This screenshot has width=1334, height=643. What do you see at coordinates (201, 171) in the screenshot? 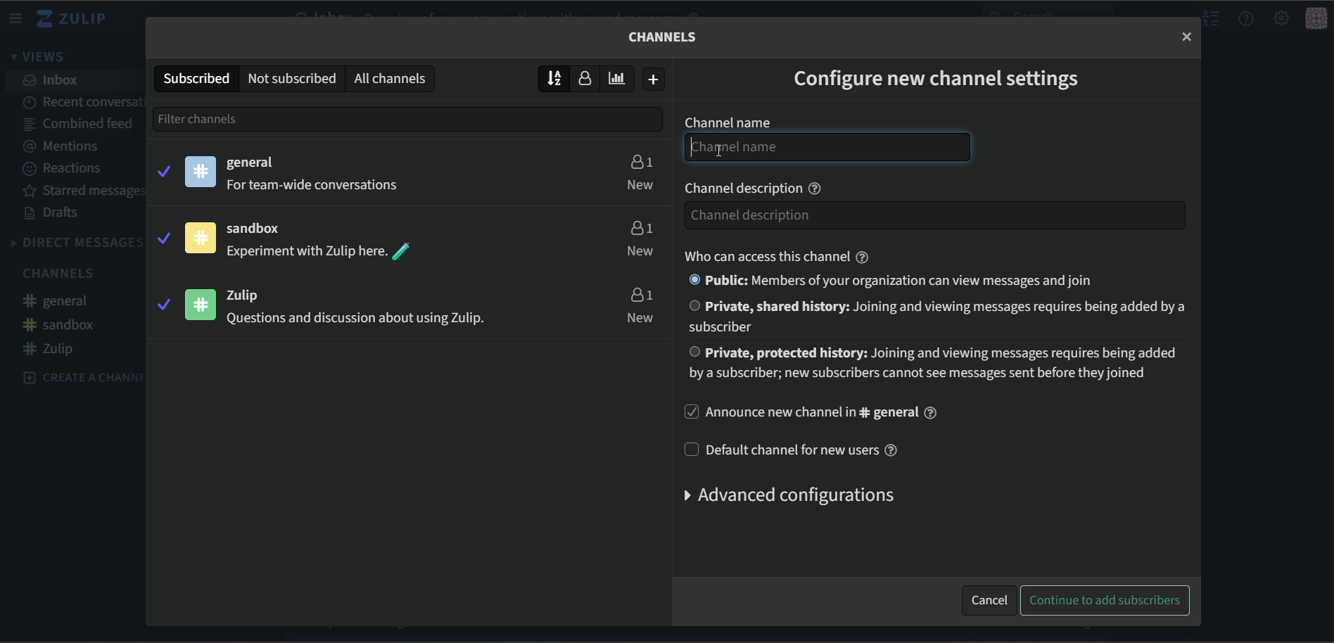
I see `icon` at bounding box center [201, 171].